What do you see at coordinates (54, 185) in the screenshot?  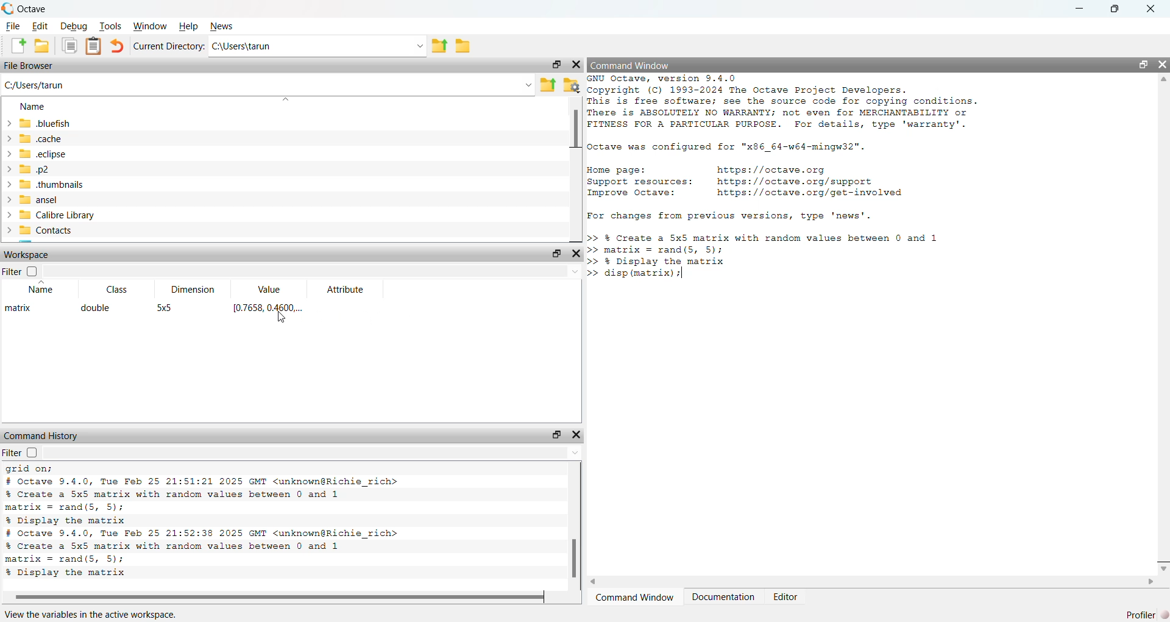 I see `thumbnails` at bounding box center [54, 185].